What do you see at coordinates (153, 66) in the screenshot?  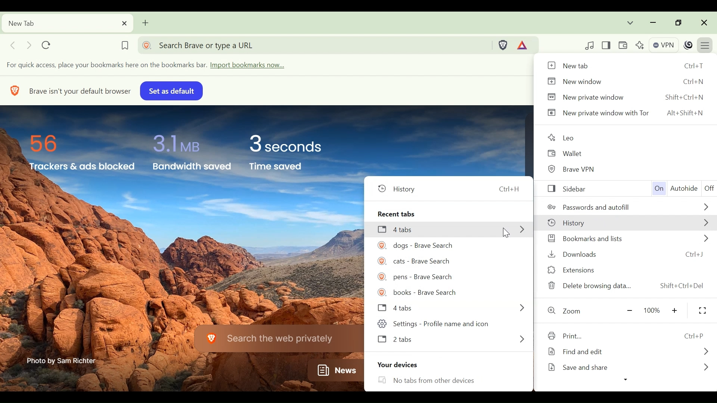 I see `Import bookmarks` at bounding box center [153, 66].